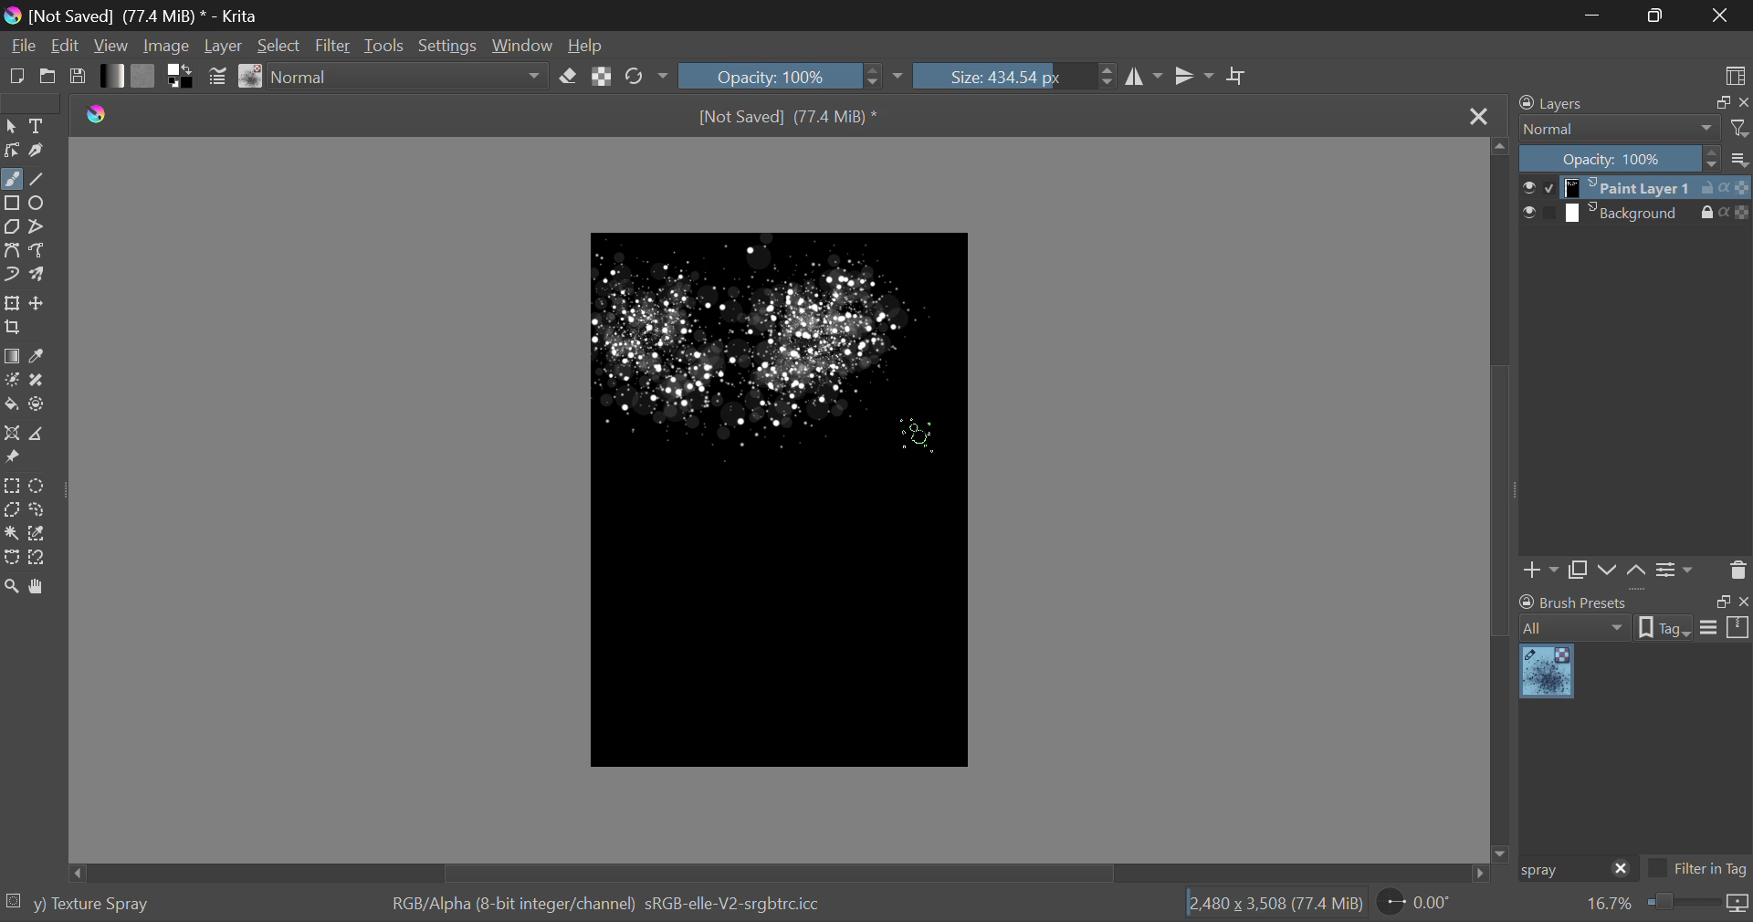 This screenshot has height=922, width=1753. Describe the element at coordinates (568, 77) in the screenshot. I see `Eraser` at that location.